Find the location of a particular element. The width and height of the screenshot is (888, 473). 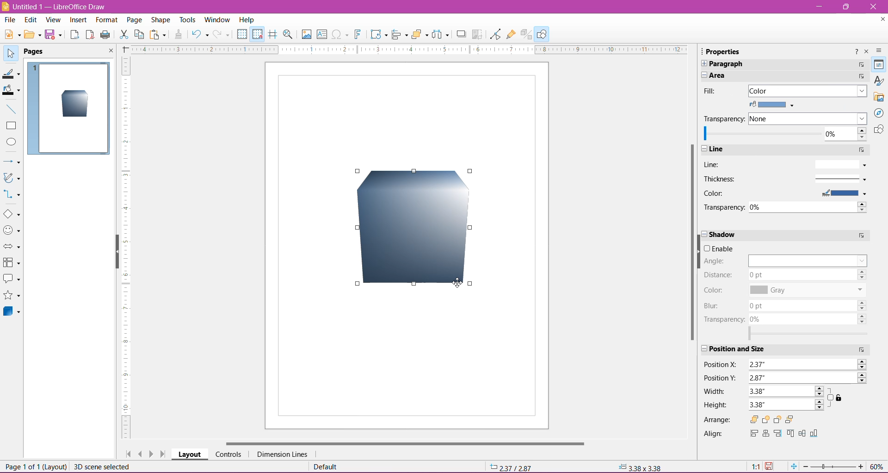

Transparency is located at coordinates (726, 118).